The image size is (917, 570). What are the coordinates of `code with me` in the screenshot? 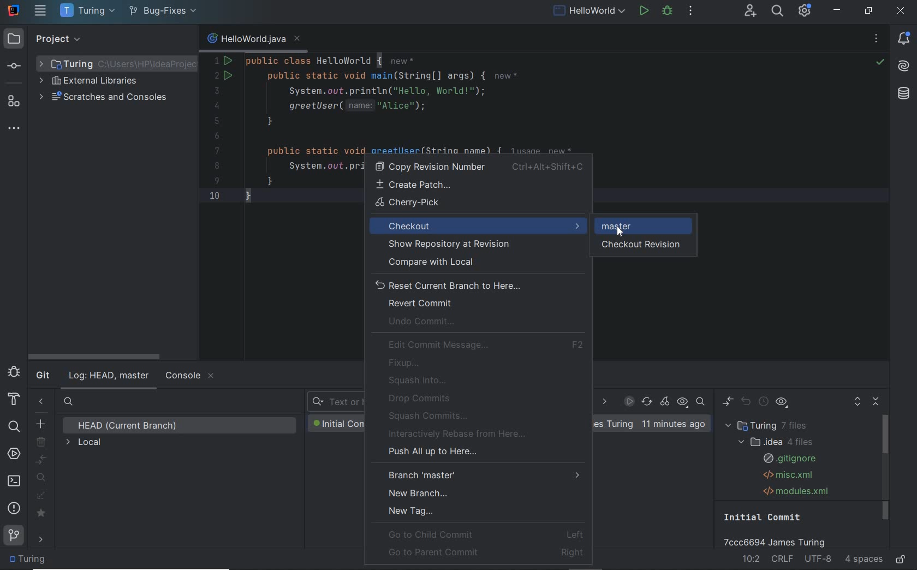 It's located at (752, 12).